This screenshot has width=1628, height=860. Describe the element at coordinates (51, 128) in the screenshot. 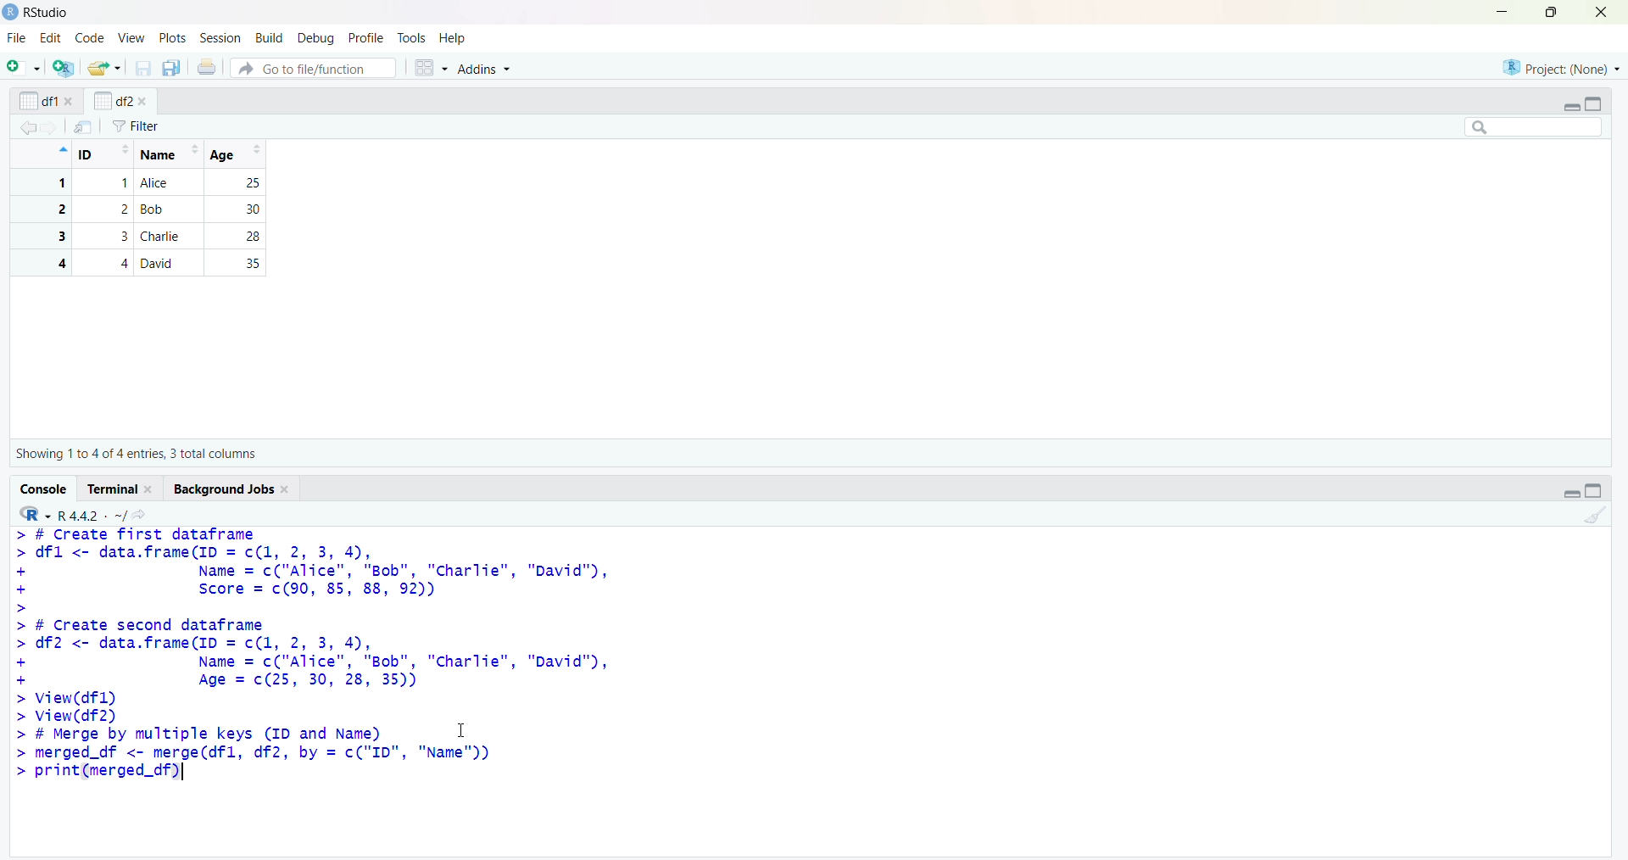

I see `forward` at that location.